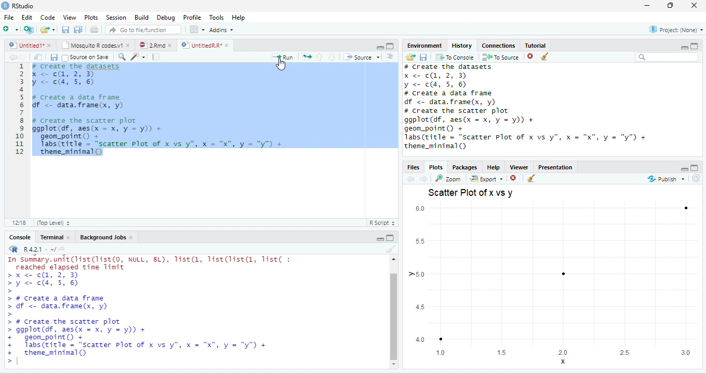  I want to click on Environment, so click(424, 46).